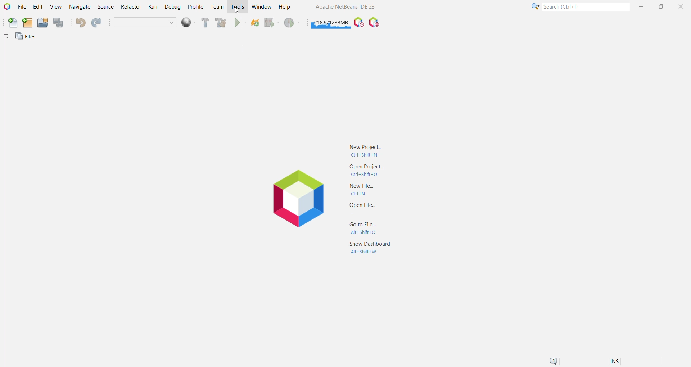  What do you see at coordinates (222, 23) in the screenshot?
I see `Clean and Build Main Project` at bounding box center [222, 23].